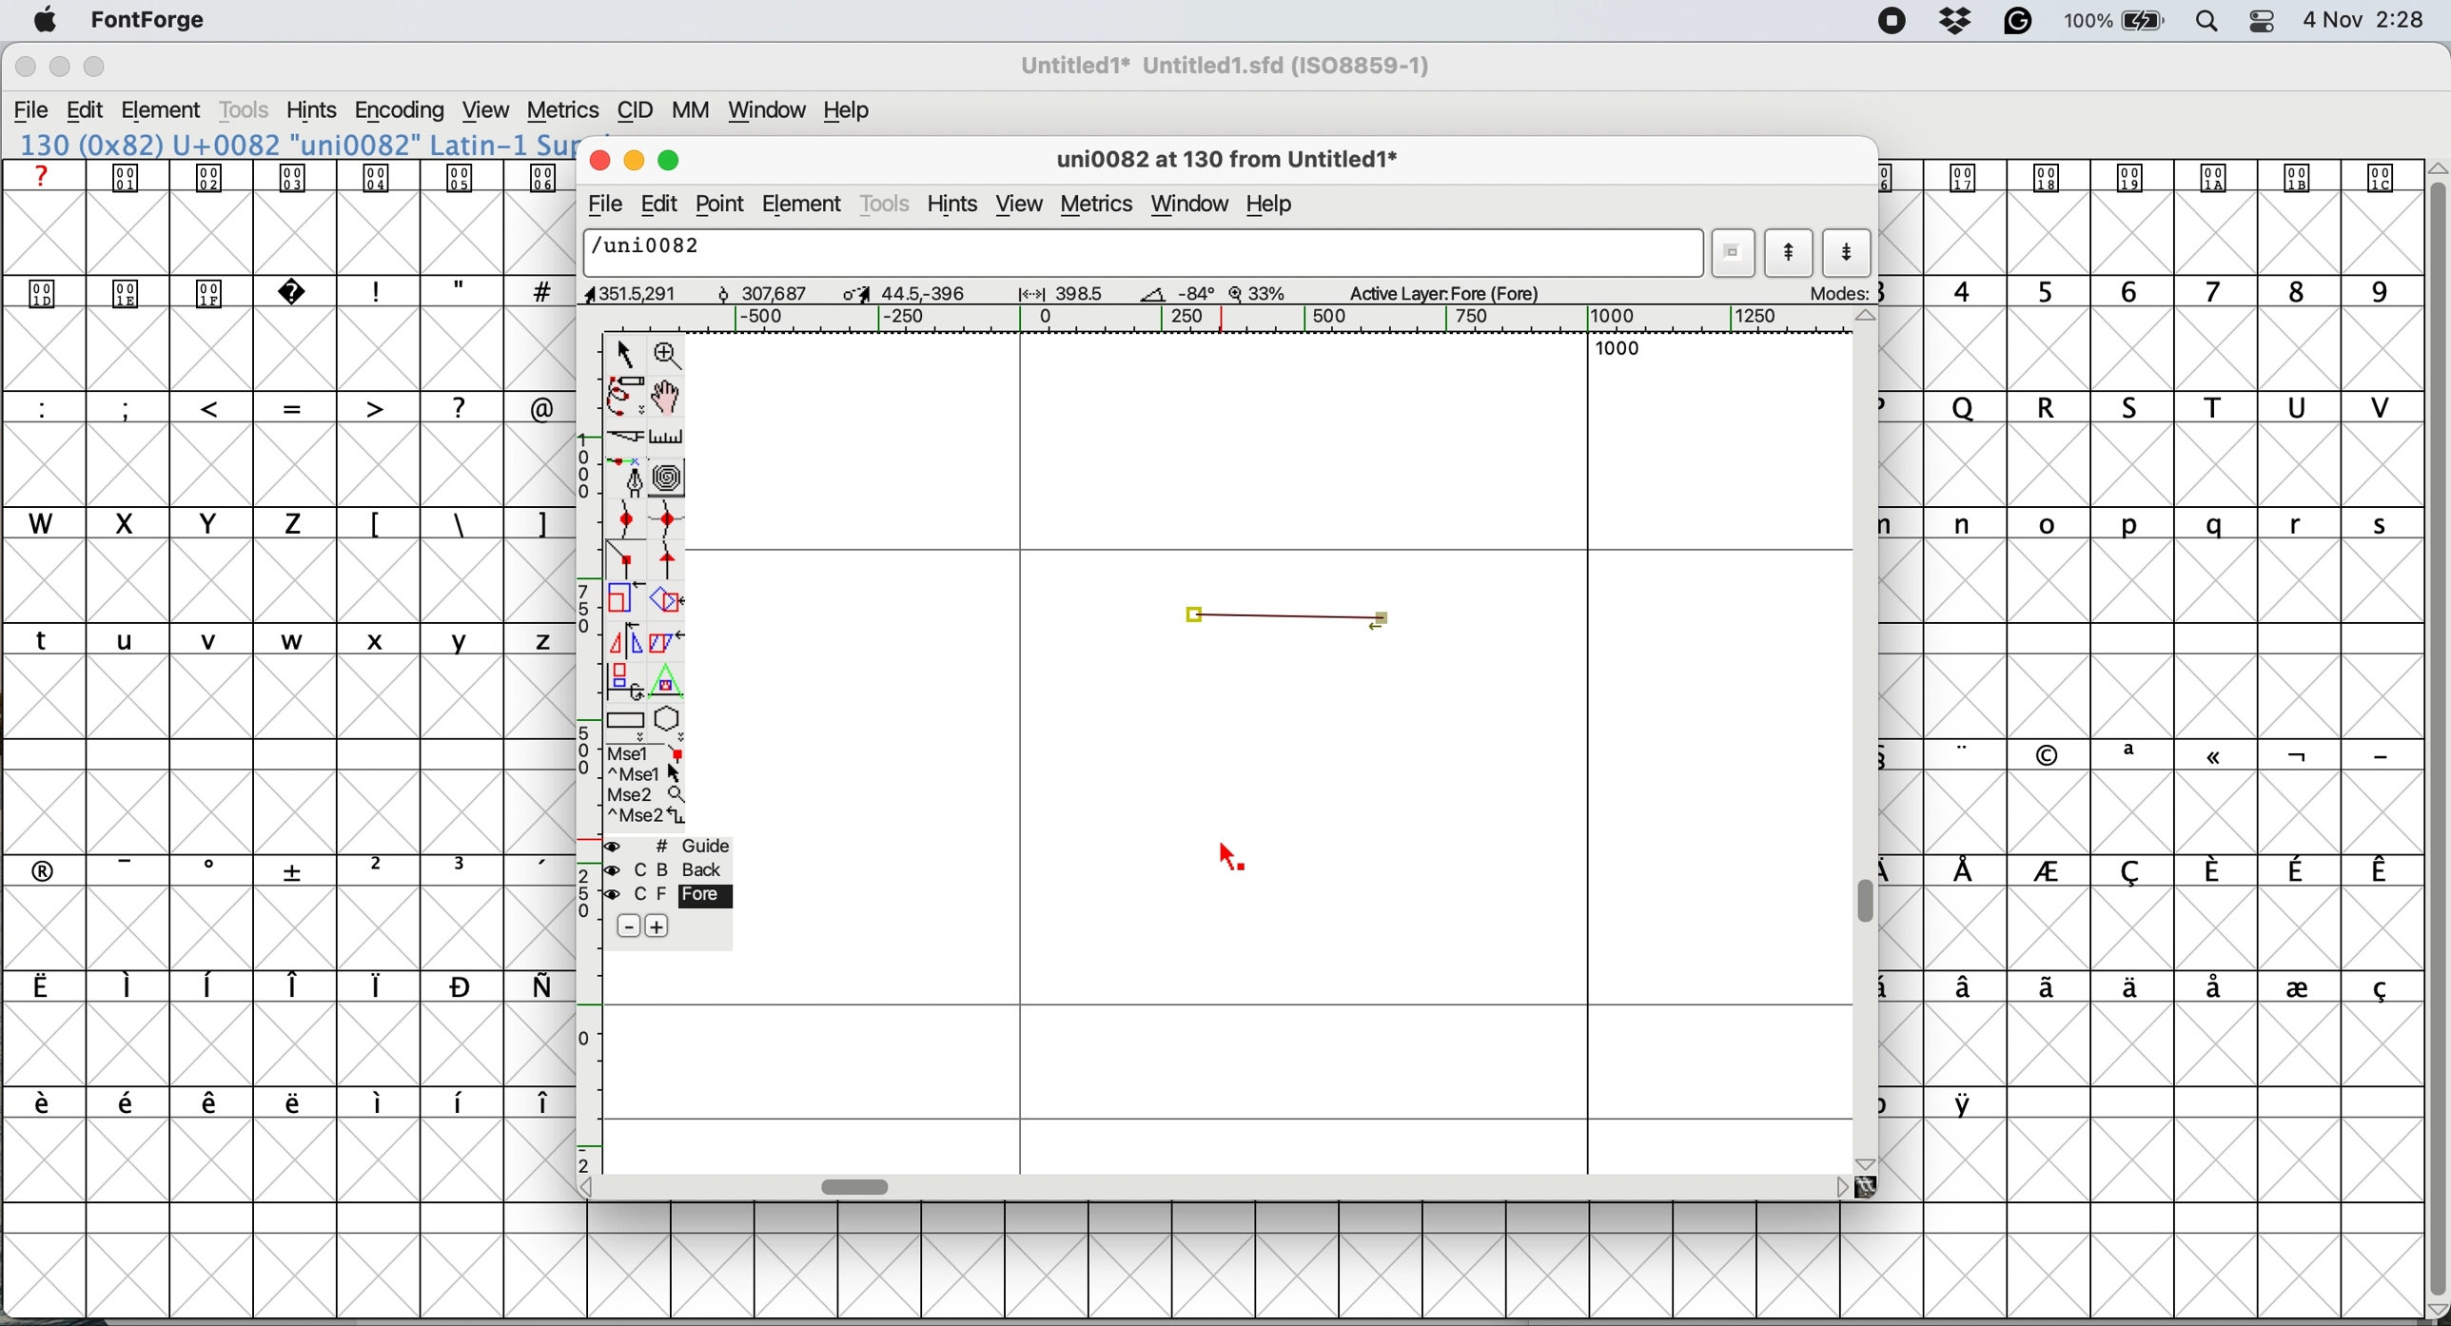 Image resolution: width=2451 pixels, height=1326 pixels. I want to click on window, so click(1195, 205).